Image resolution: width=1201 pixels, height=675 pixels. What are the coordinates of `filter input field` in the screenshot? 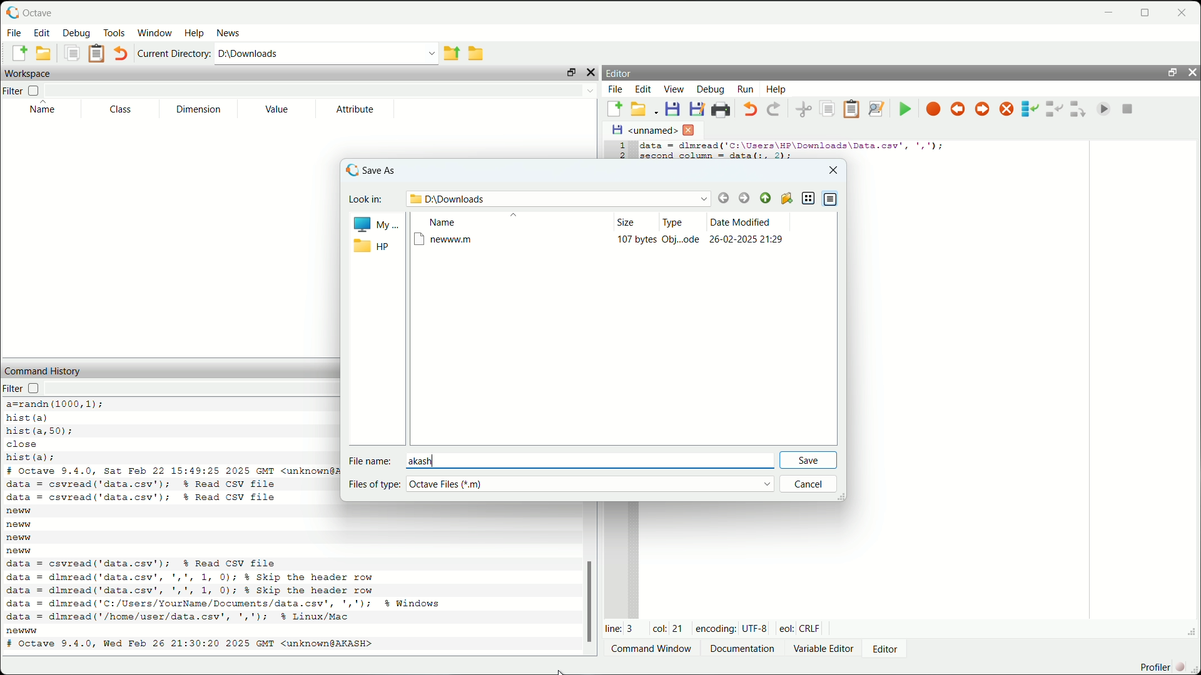 It's located at (326, 91).